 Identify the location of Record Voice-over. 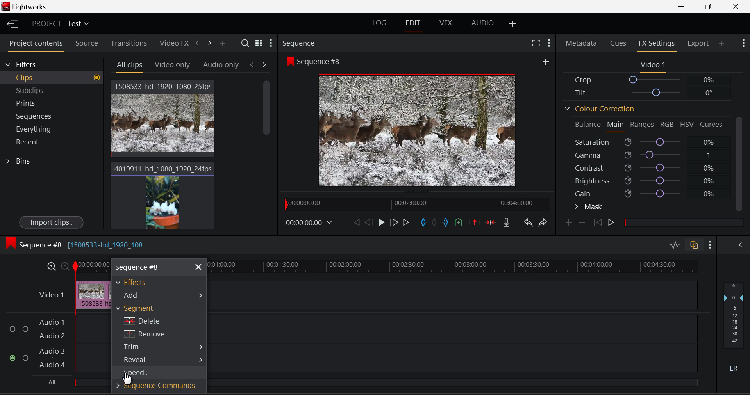
(506, 222).